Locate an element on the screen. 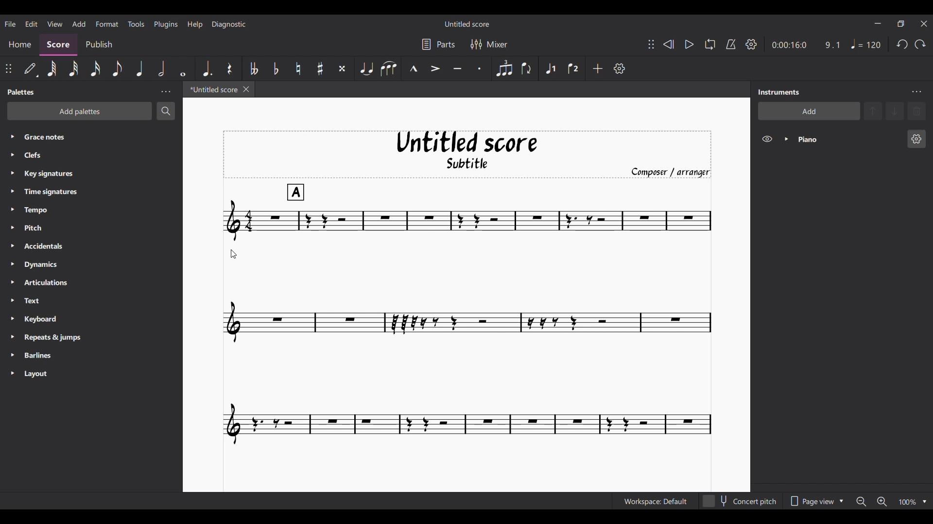  64th note is located at coordinates (52, 68).